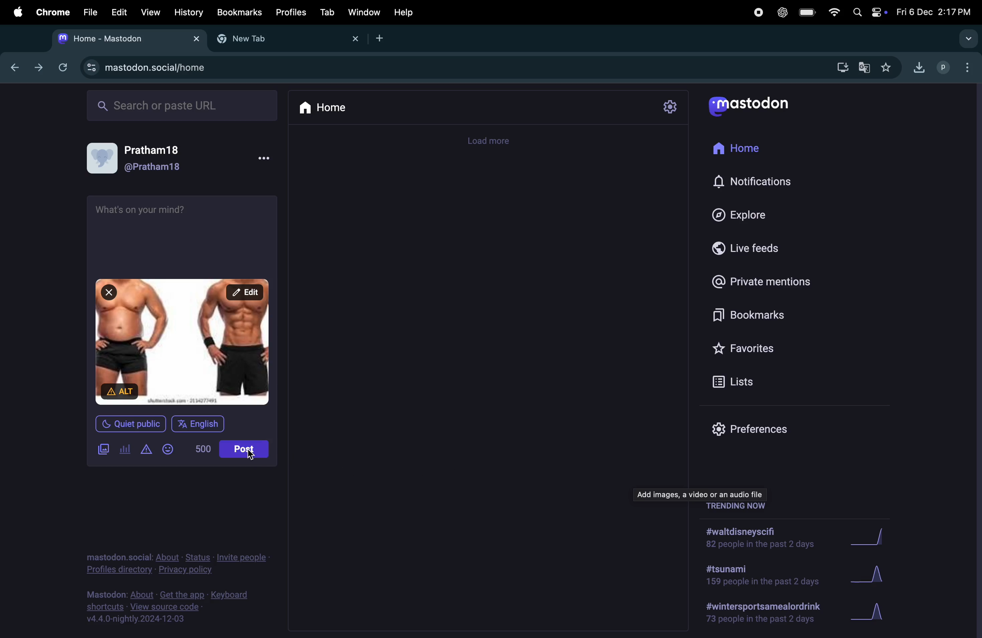 This screenshot has width=982, height=638. Describe the element at coordinates (752, 427) in the screenshot. I see `Prefrences` at that location.